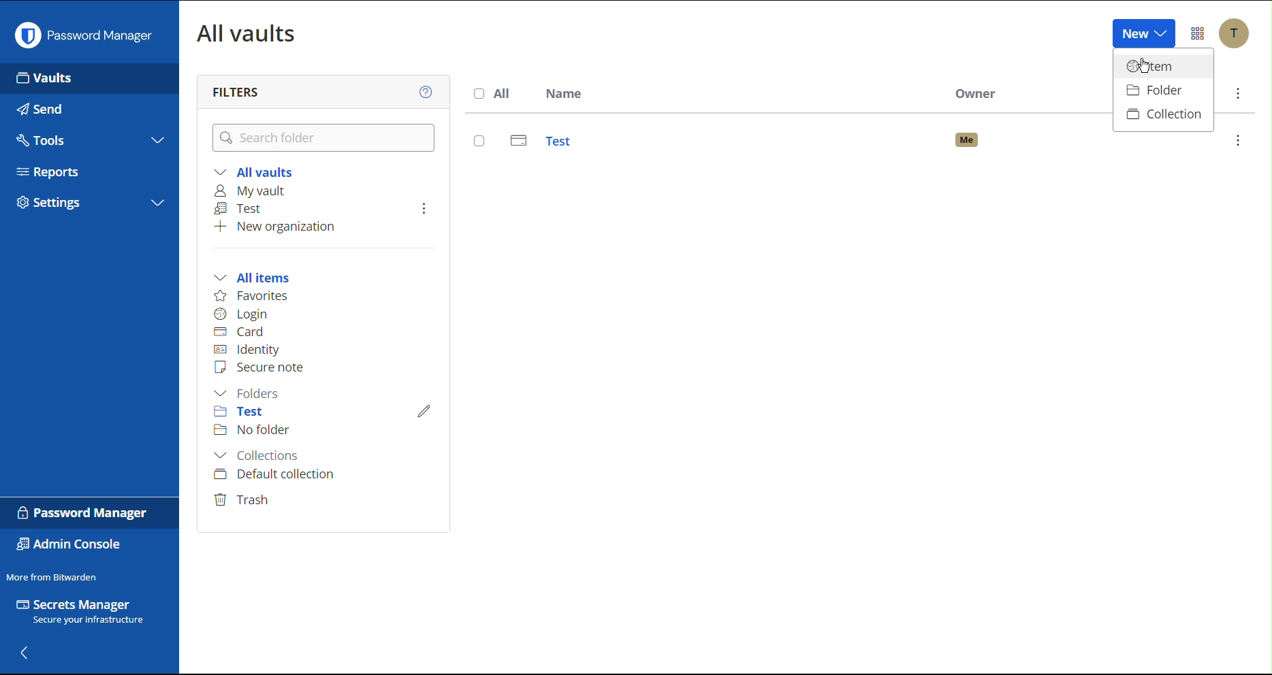 The width and height of the screenshot is (1272, 675). What do you see at coordinates (1198, 33) in the screenshot?
I see `More Options` at bounding box center [1198, 33].